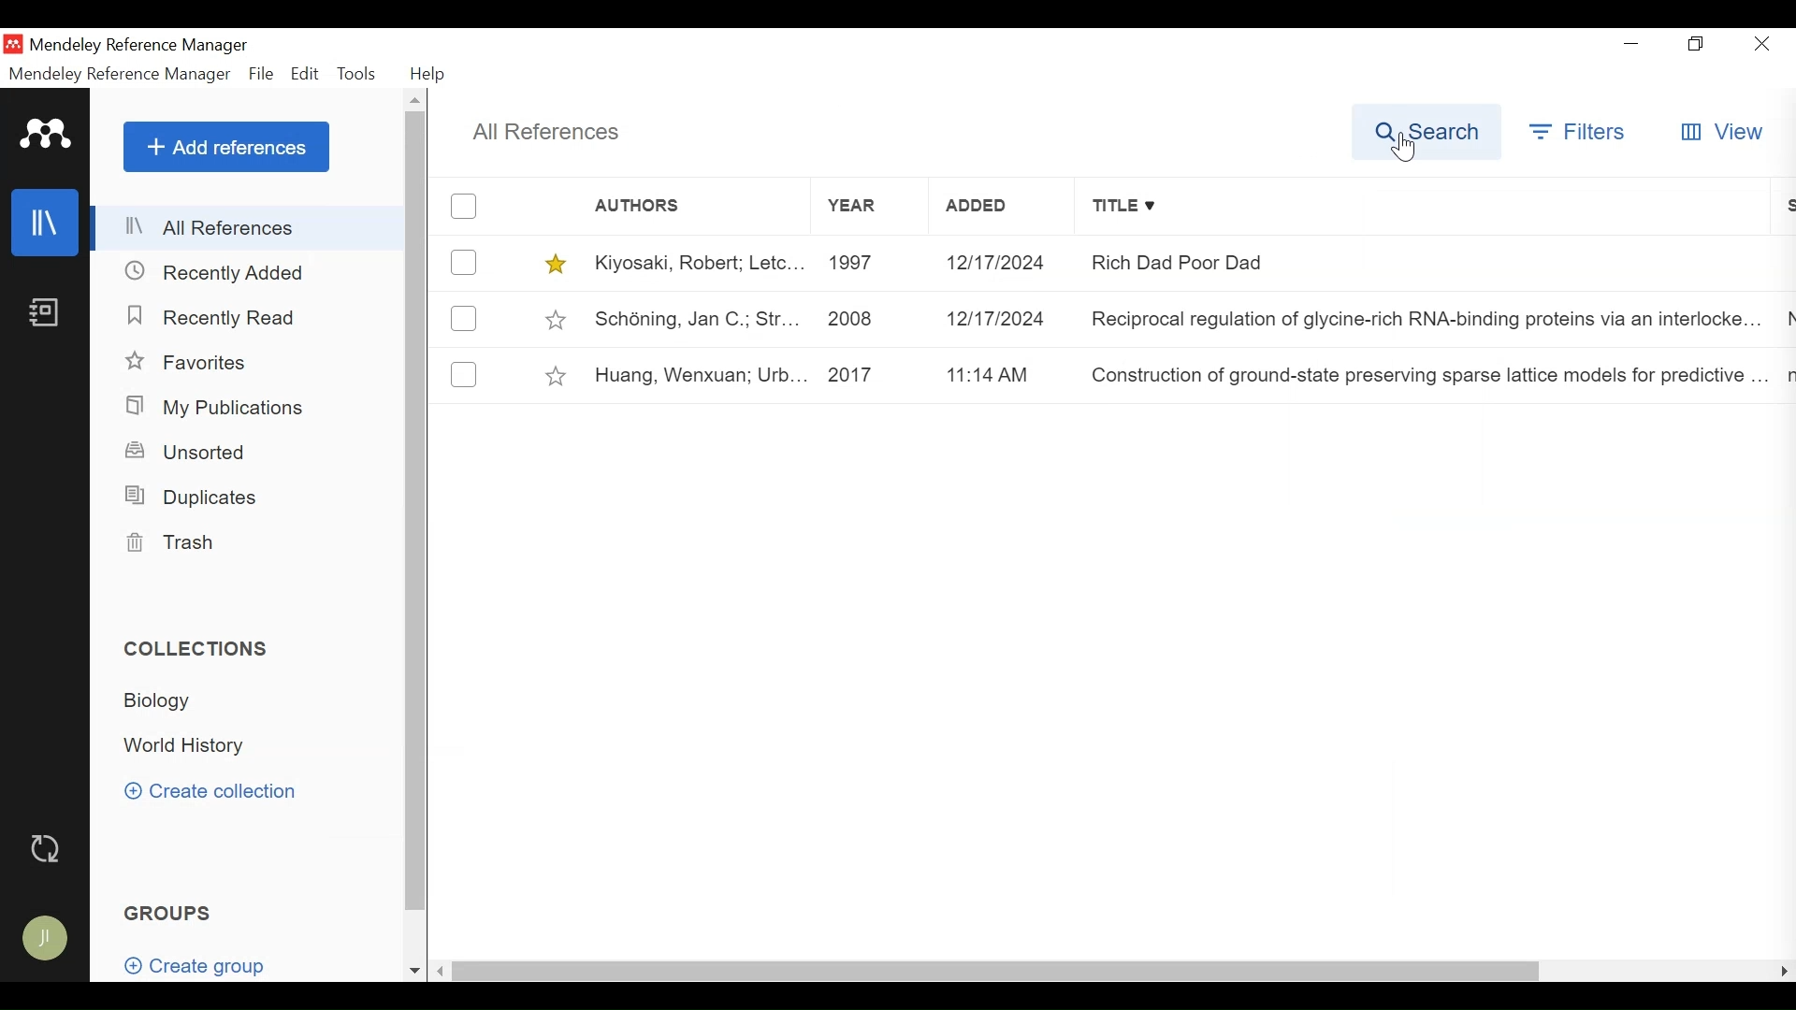  I want to click on Create Group, so click(193, 959).